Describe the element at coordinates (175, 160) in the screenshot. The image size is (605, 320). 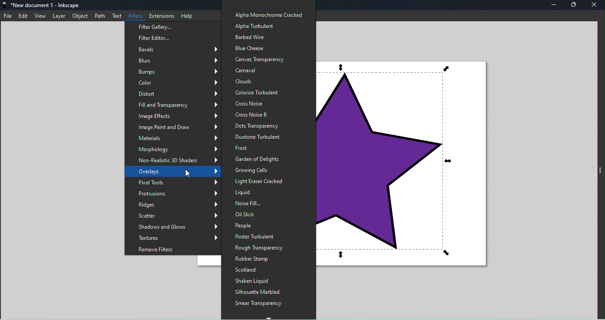
I see `Non realistic 3D shades` at that location.